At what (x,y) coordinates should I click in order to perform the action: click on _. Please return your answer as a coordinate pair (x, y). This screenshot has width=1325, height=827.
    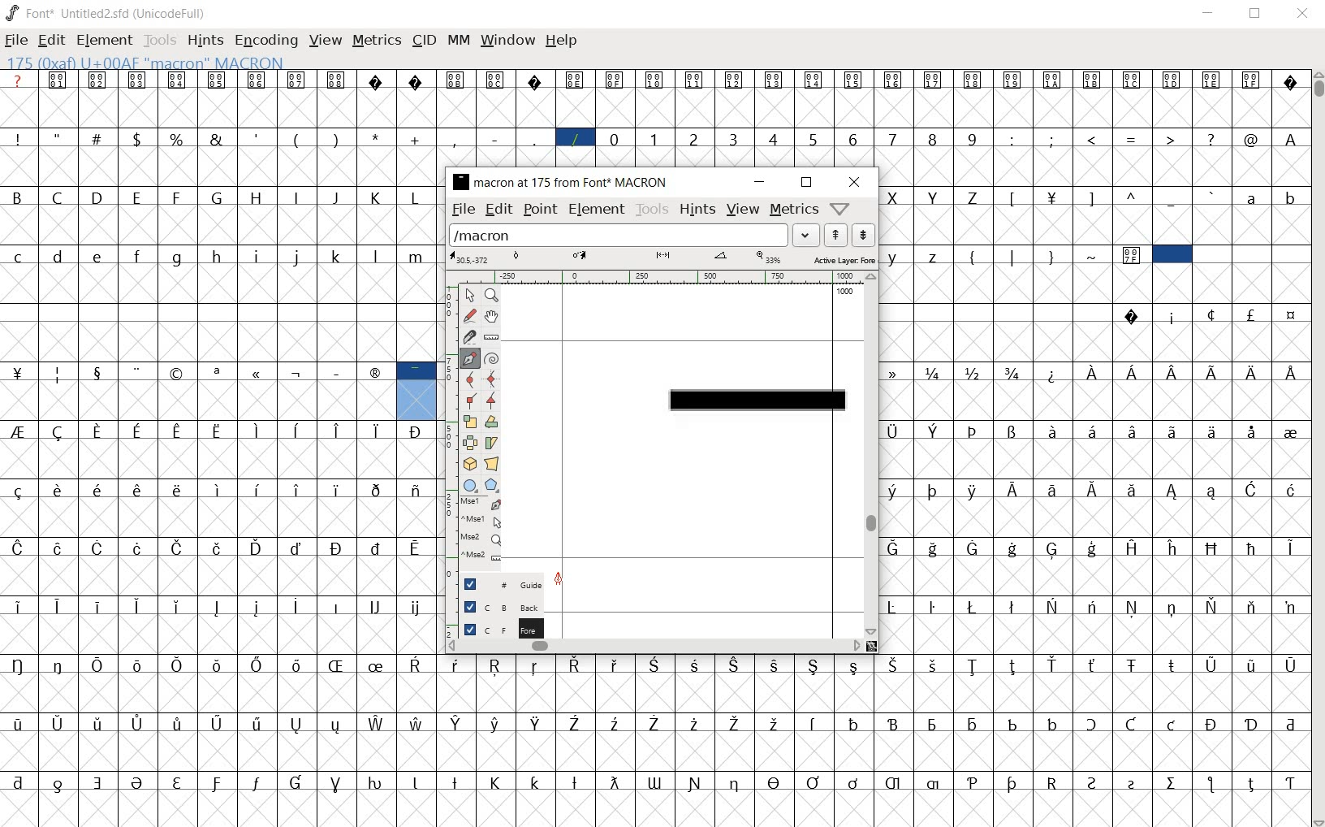
    Looking at the image, I should click on (537, 139).